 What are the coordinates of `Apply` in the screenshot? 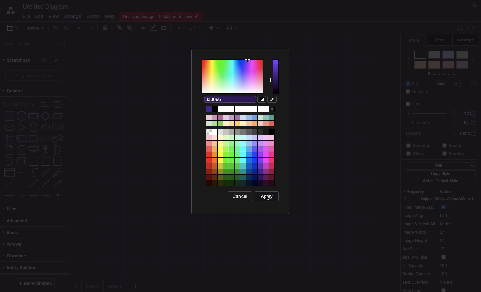 It's located at (267, 196).